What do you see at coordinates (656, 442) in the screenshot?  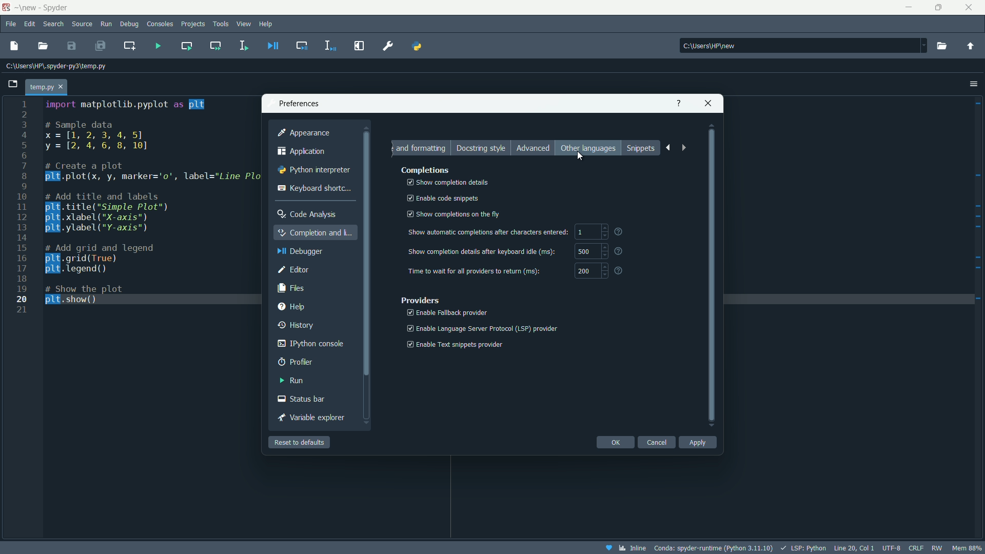 I see `cancel` at bounding box center [656, 442].